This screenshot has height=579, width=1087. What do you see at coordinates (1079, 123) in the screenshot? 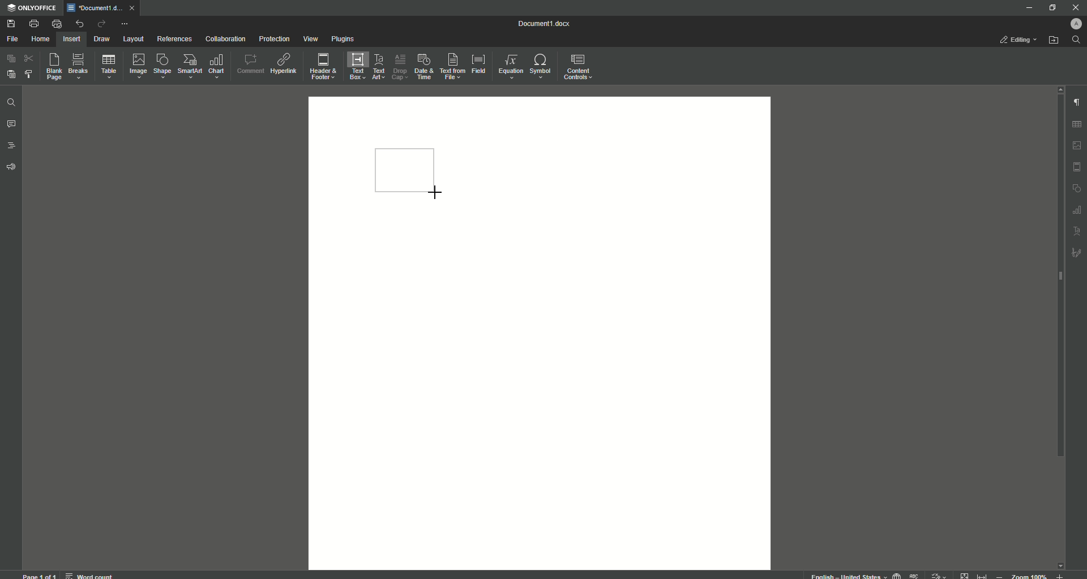
I see `table` at bounding box center [1079, 123].